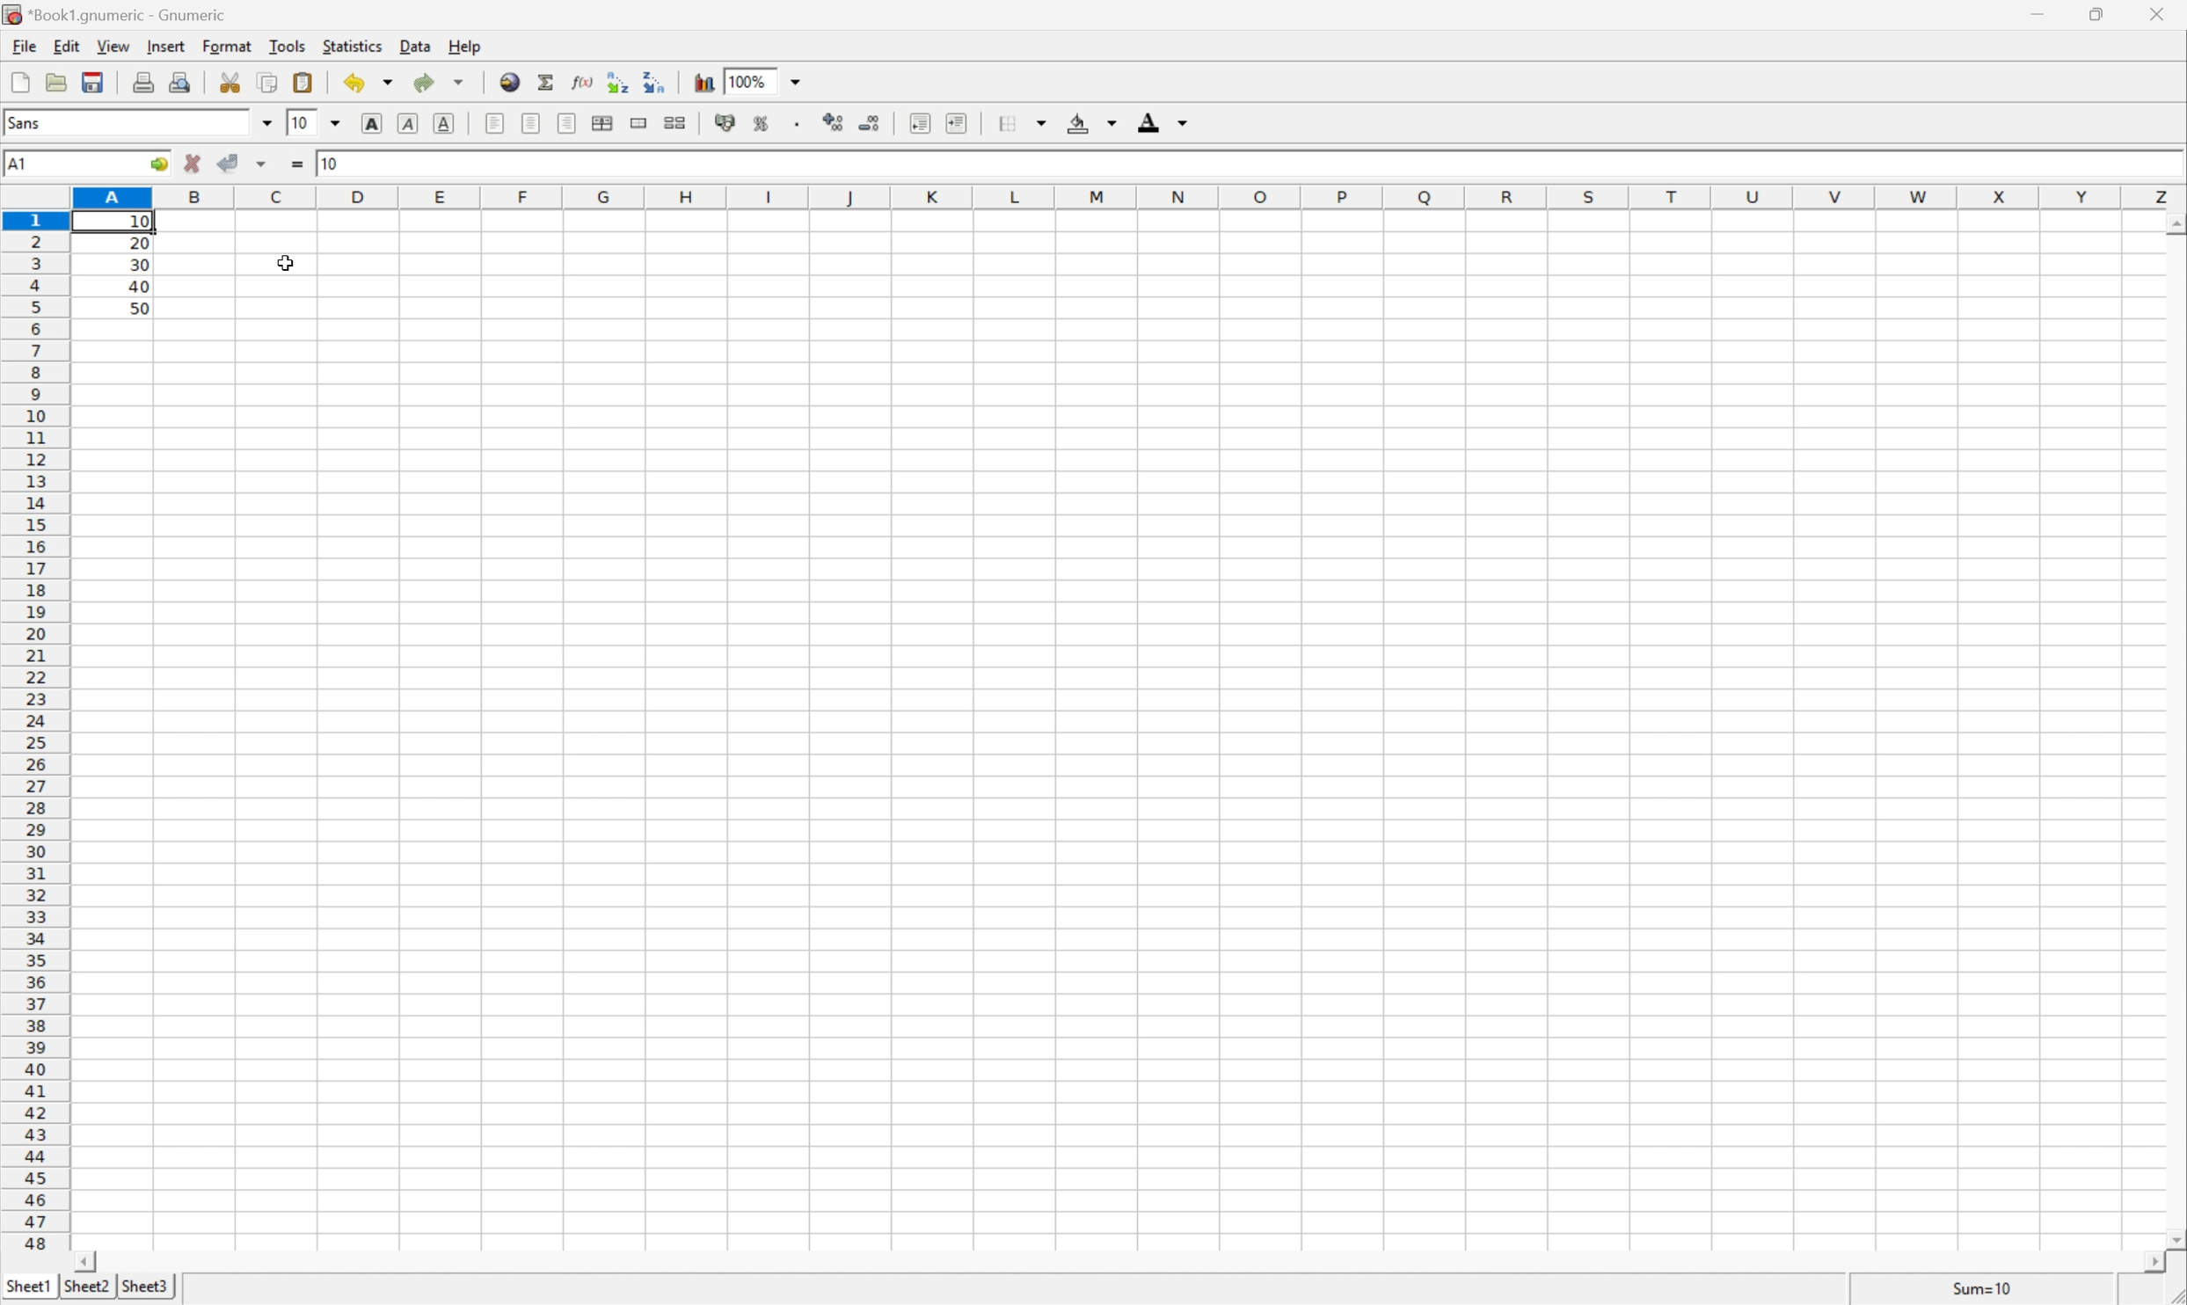  Describe the element at coordinates (185, 81) in the screenshot. I see `Print preview` at that location.